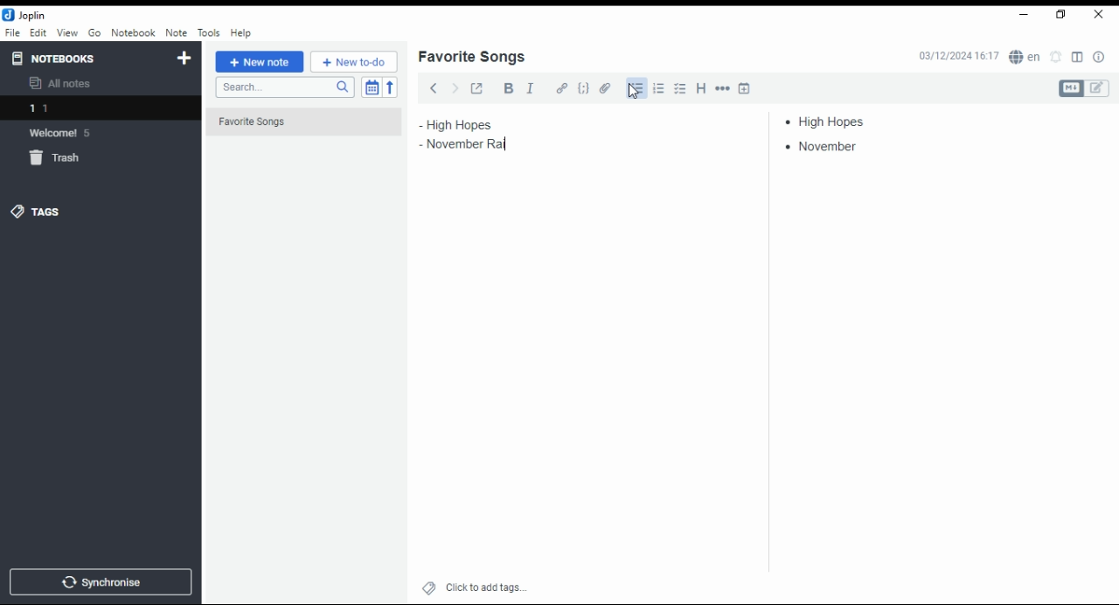  I want to click on note, so click(176, 32).